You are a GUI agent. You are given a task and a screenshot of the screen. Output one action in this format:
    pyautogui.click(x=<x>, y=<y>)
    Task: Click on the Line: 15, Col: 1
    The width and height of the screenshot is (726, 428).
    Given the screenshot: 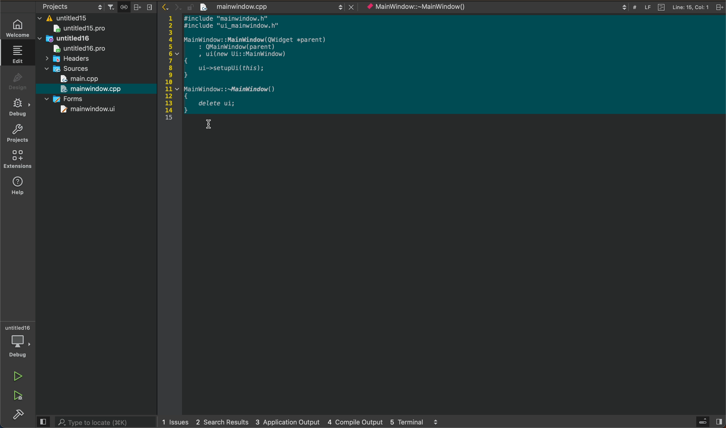 What is the action you would take?
    pyautogui.click(x=685, y=7)
    